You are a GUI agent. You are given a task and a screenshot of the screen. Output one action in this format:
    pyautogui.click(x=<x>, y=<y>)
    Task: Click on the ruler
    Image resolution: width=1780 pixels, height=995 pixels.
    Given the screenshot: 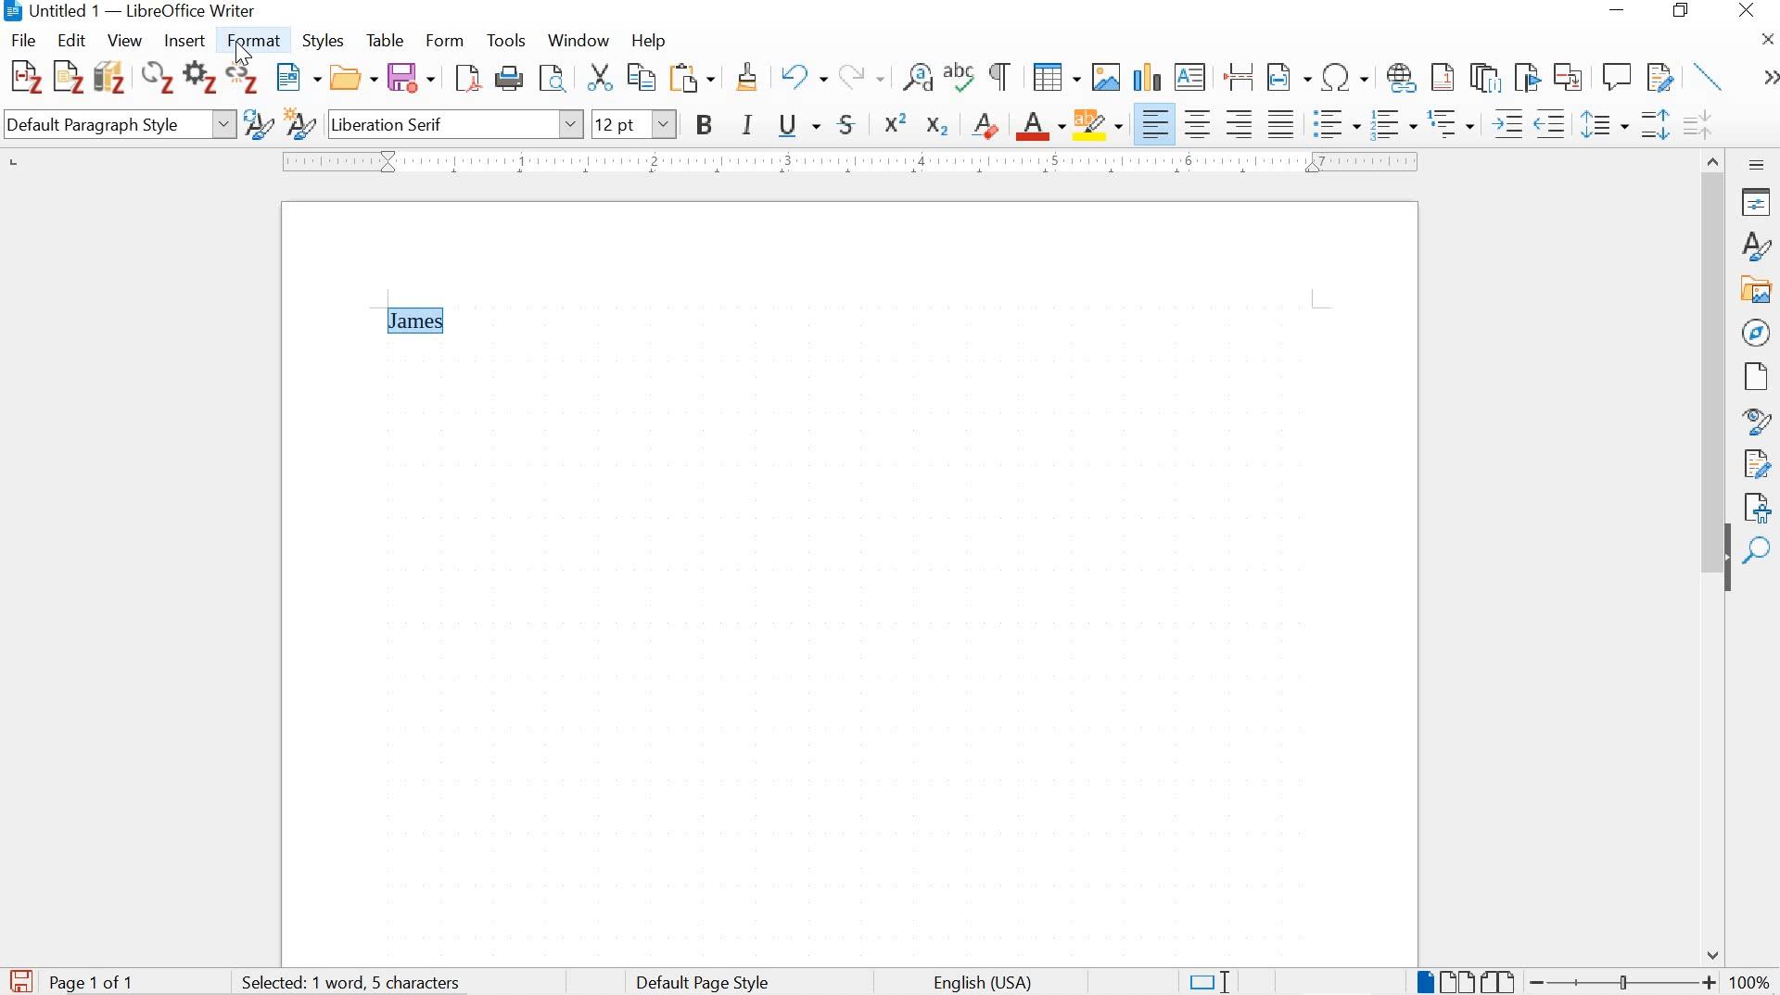 What is the action you would take?
    pyautogui.click(x=846, y=162)
    